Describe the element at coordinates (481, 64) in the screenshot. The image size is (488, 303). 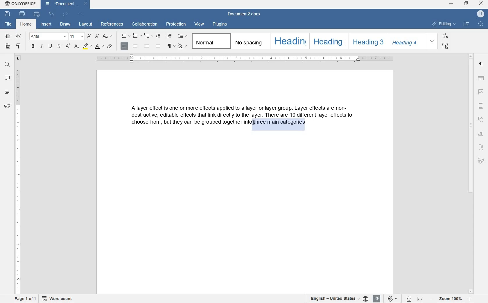
I see `paragraph setting` at that location.